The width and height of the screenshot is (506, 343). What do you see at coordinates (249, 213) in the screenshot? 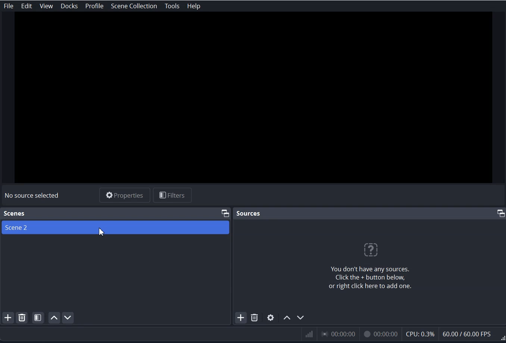
I see `Sources` at bounding box center [249, 213].